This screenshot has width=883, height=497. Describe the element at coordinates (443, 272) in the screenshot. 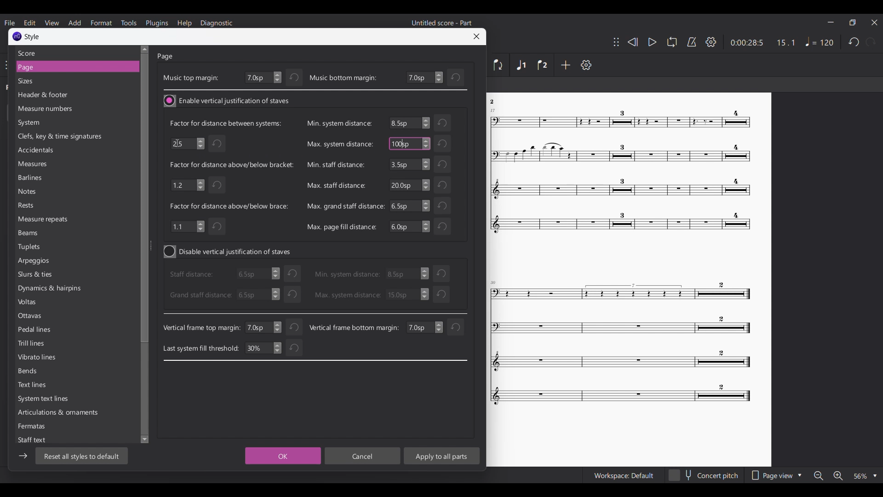

I see `reset` at that location.